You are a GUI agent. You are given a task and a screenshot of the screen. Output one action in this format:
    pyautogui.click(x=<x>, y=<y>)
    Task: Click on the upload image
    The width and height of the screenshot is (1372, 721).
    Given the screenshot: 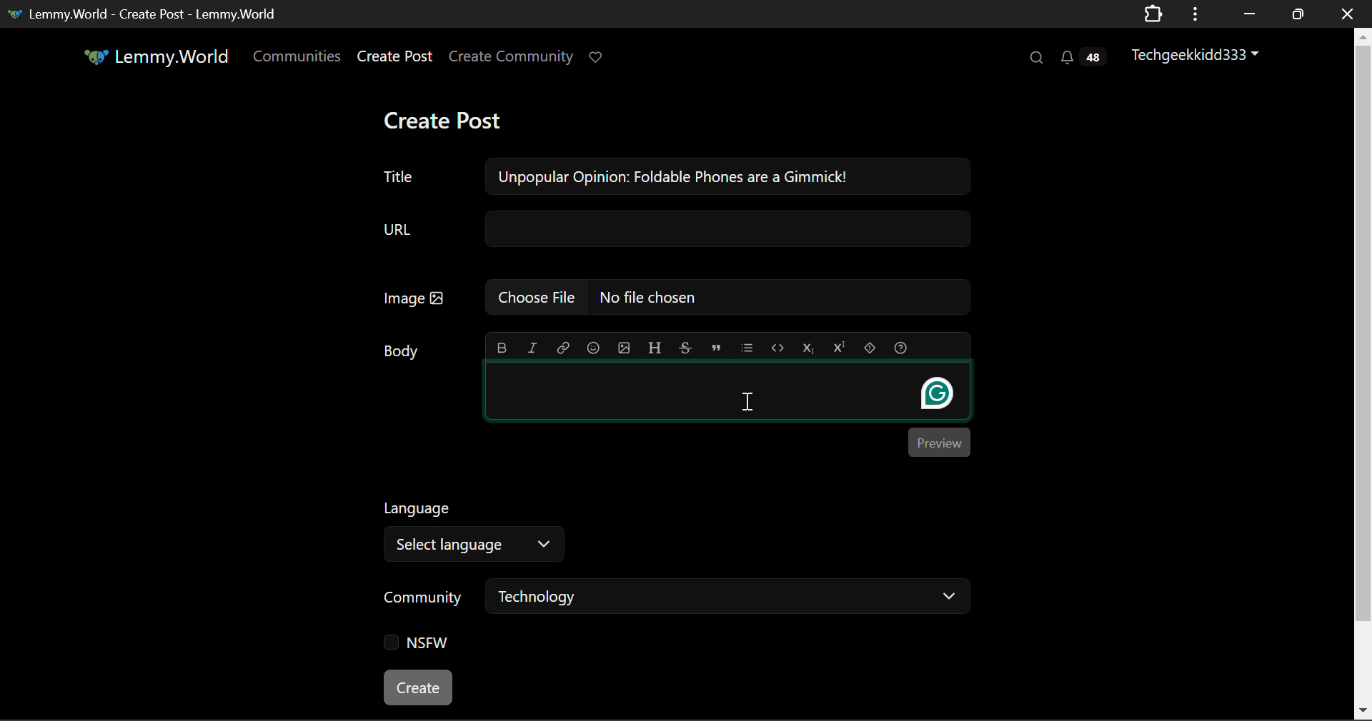 What is the action you would take?
    pyautogui.click(x=623, y=346)
    